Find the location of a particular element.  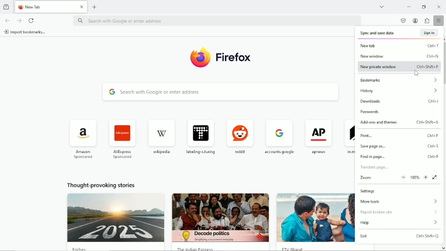

AliExpress is located at coordinates (122, 138).